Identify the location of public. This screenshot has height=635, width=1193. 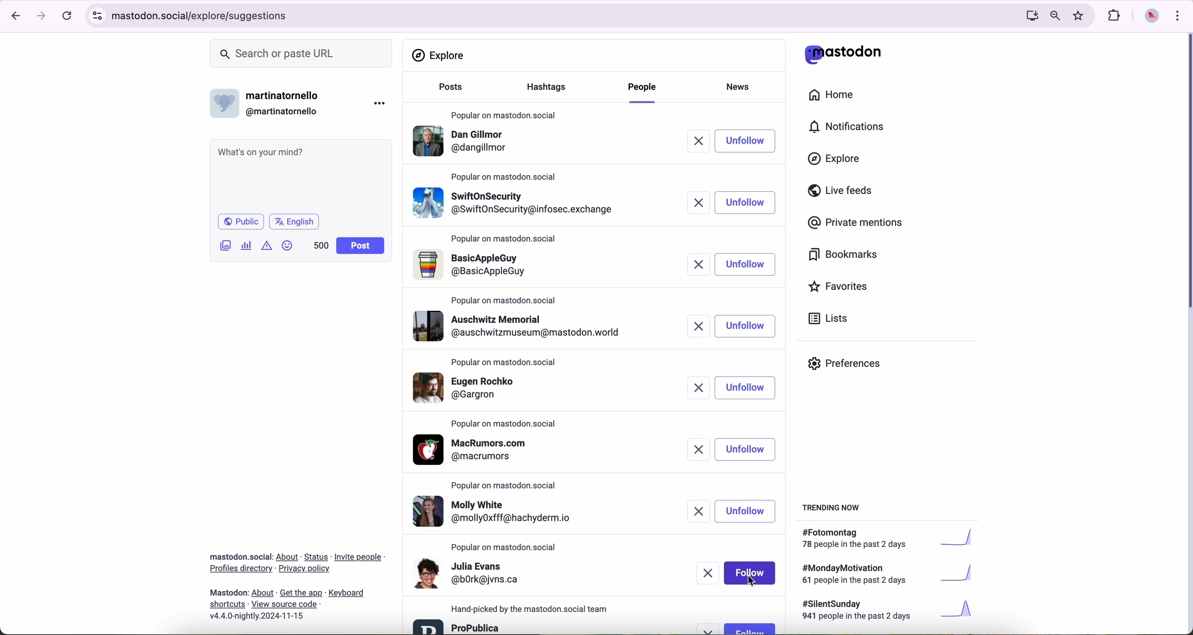
(240, 221).